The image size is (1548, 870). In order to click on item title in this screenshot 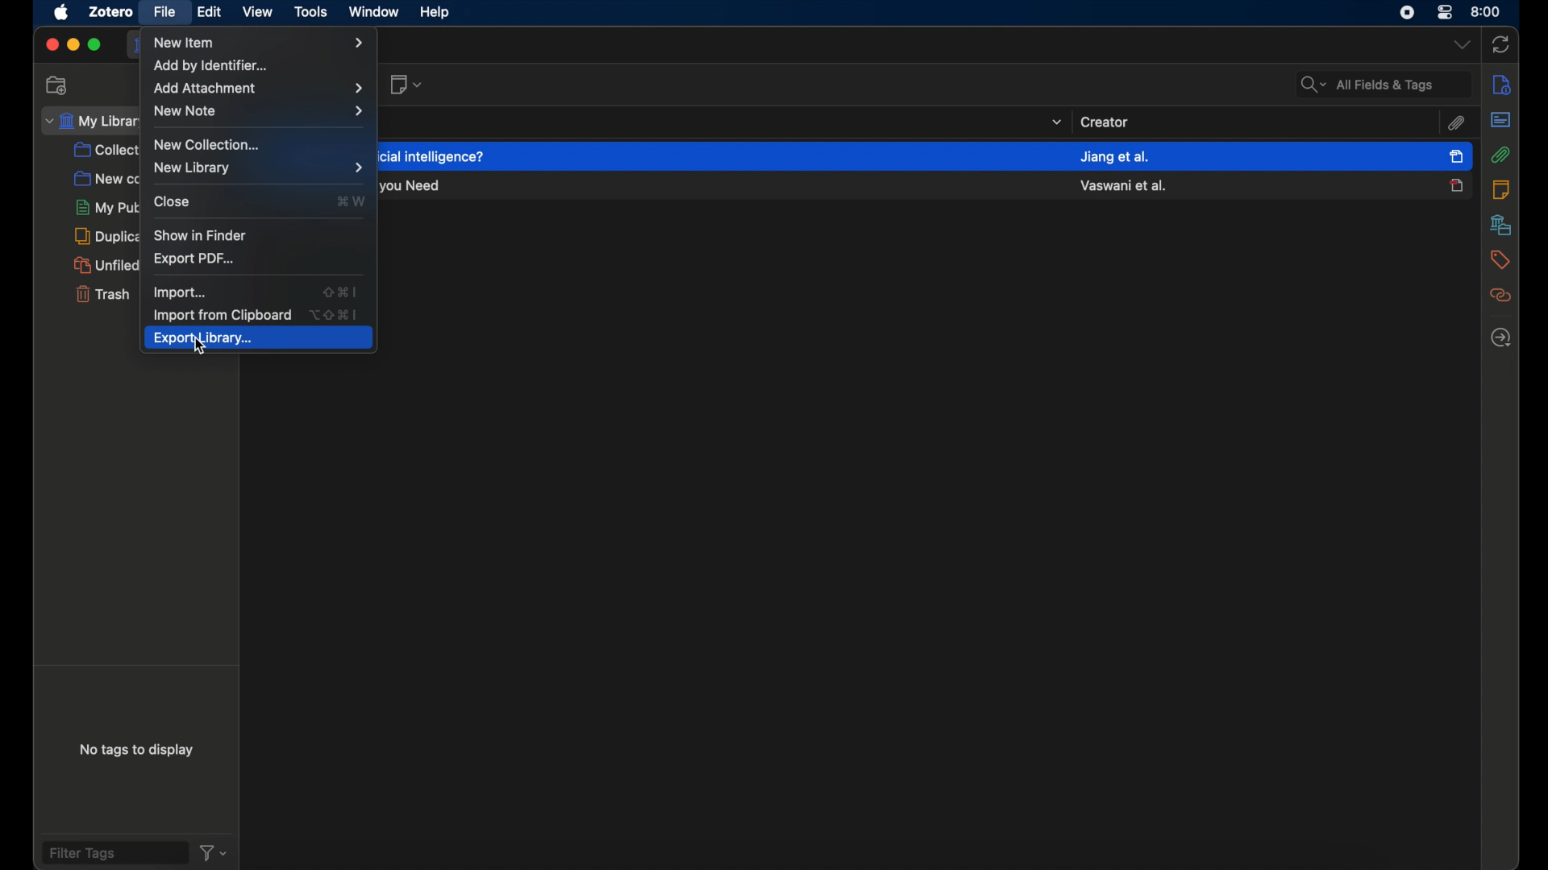, I will do `click(415, 188)`.